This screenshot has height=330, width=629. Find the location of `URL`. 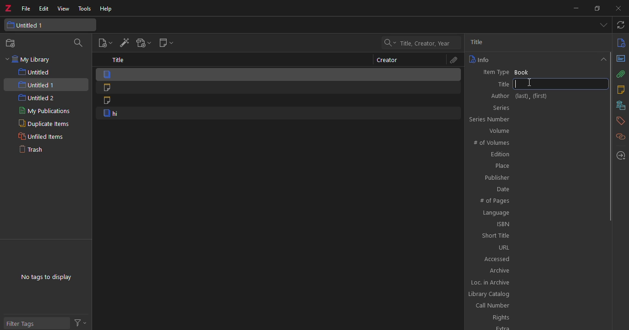

URL is located at coordinates (536, 247).